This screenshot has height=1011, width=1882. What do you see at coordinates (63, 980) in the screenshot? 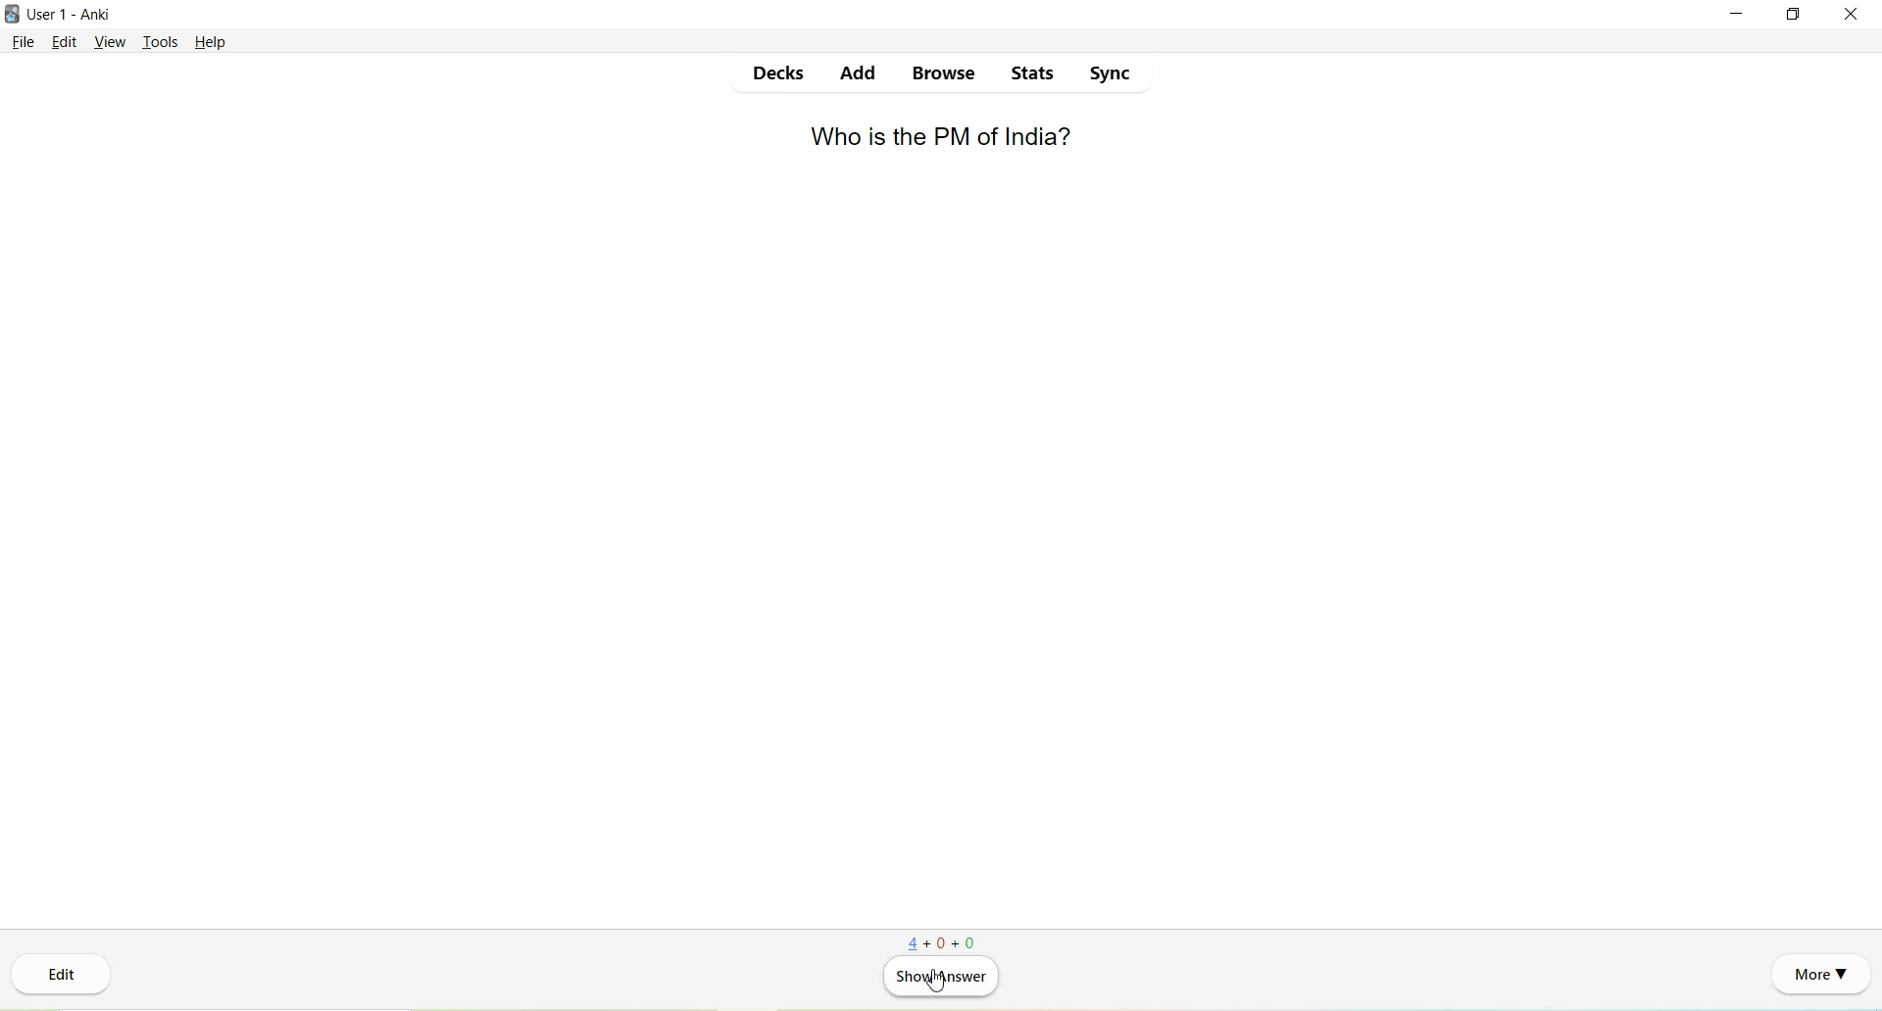
I see `Edit` at bounding box center [63, 980].